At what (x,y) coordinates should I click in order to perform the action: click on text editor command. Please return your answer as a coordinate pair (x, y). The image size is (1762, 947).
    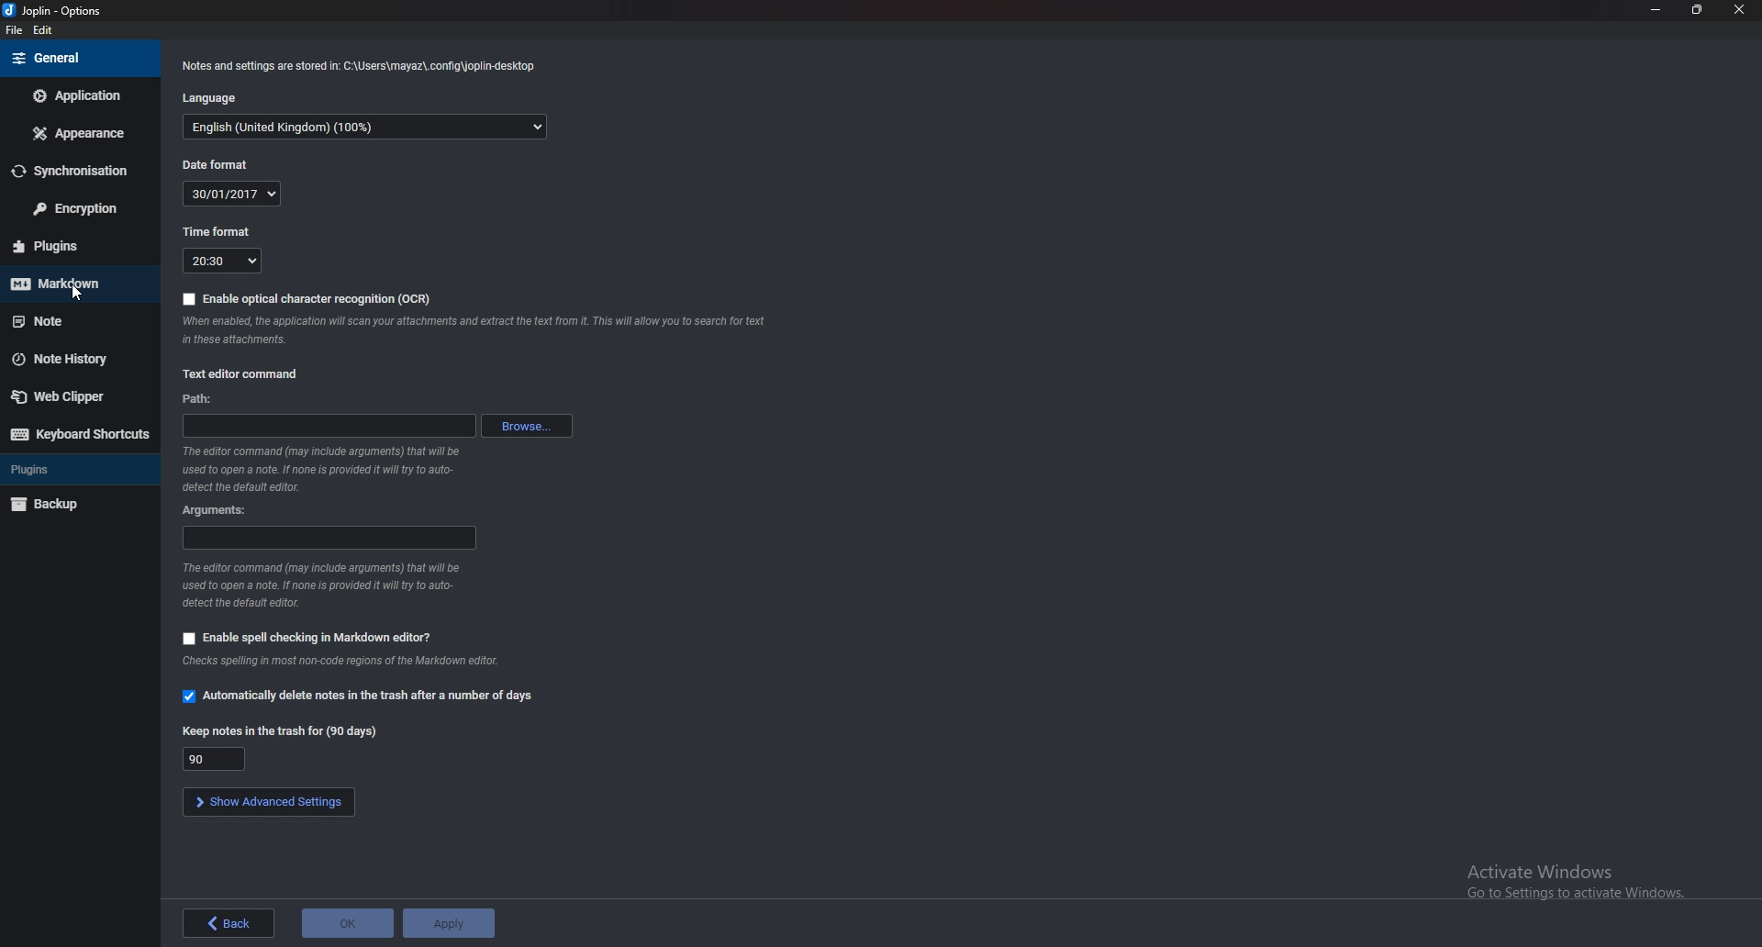
    Looking at the image, I should click on (240, 373).